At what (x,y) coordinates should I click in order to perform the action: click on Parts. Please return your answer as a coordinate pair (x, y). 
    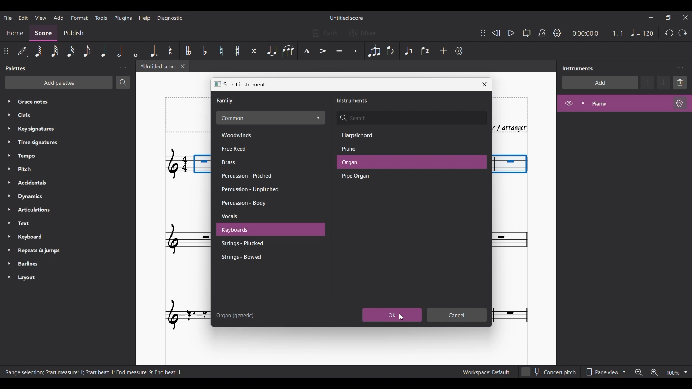
    Looking at the image, I should click on (325, 33).